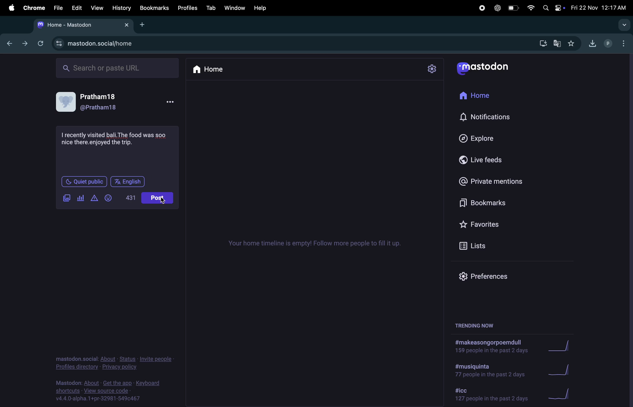  What do you see at coordinates (97, 8) in the screenshot?
I see `view` at bounding box center [97, 8].